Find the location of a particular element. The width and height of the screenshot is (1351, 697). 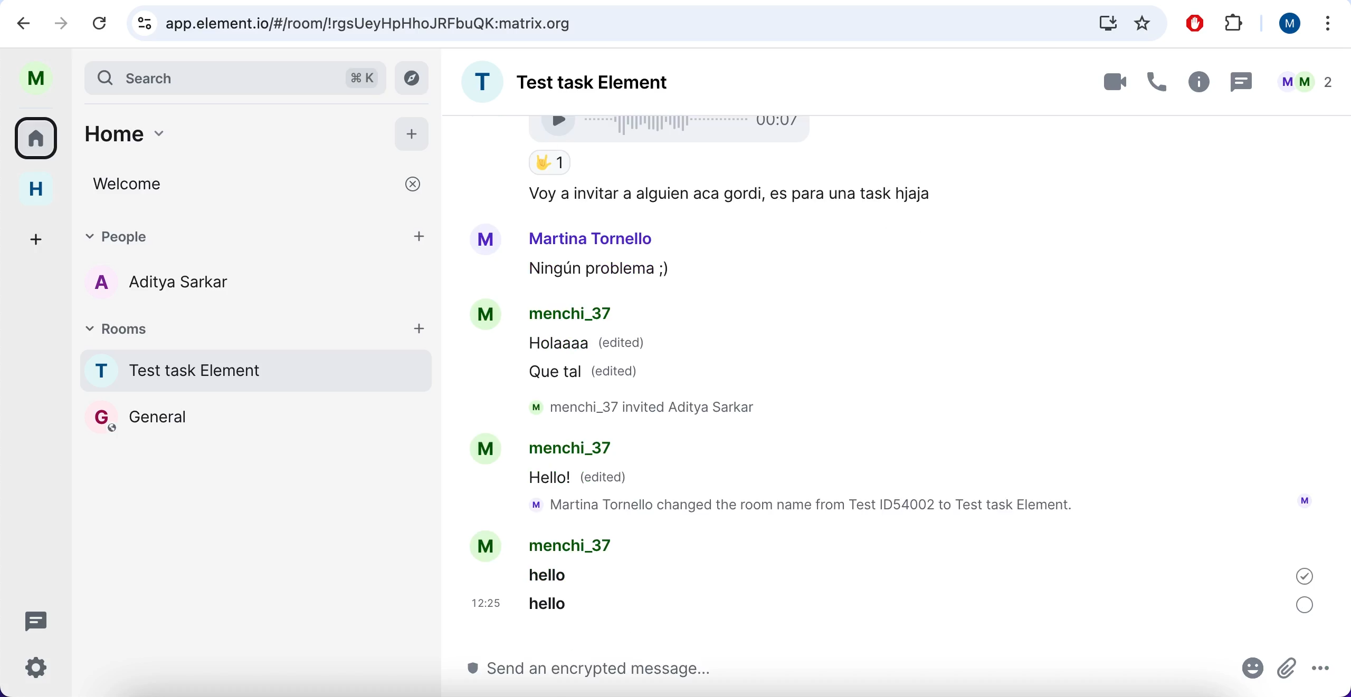

Thumbs up Emoji is located at coordinates (547, 161).